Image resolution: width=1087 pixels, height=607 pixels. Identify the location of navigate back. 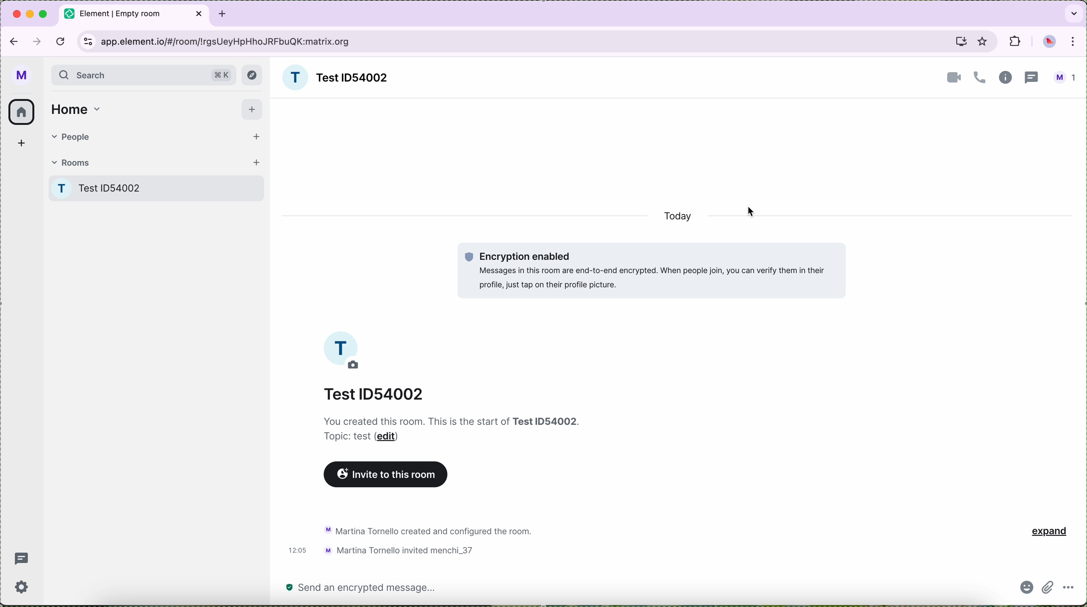
(12, 42).